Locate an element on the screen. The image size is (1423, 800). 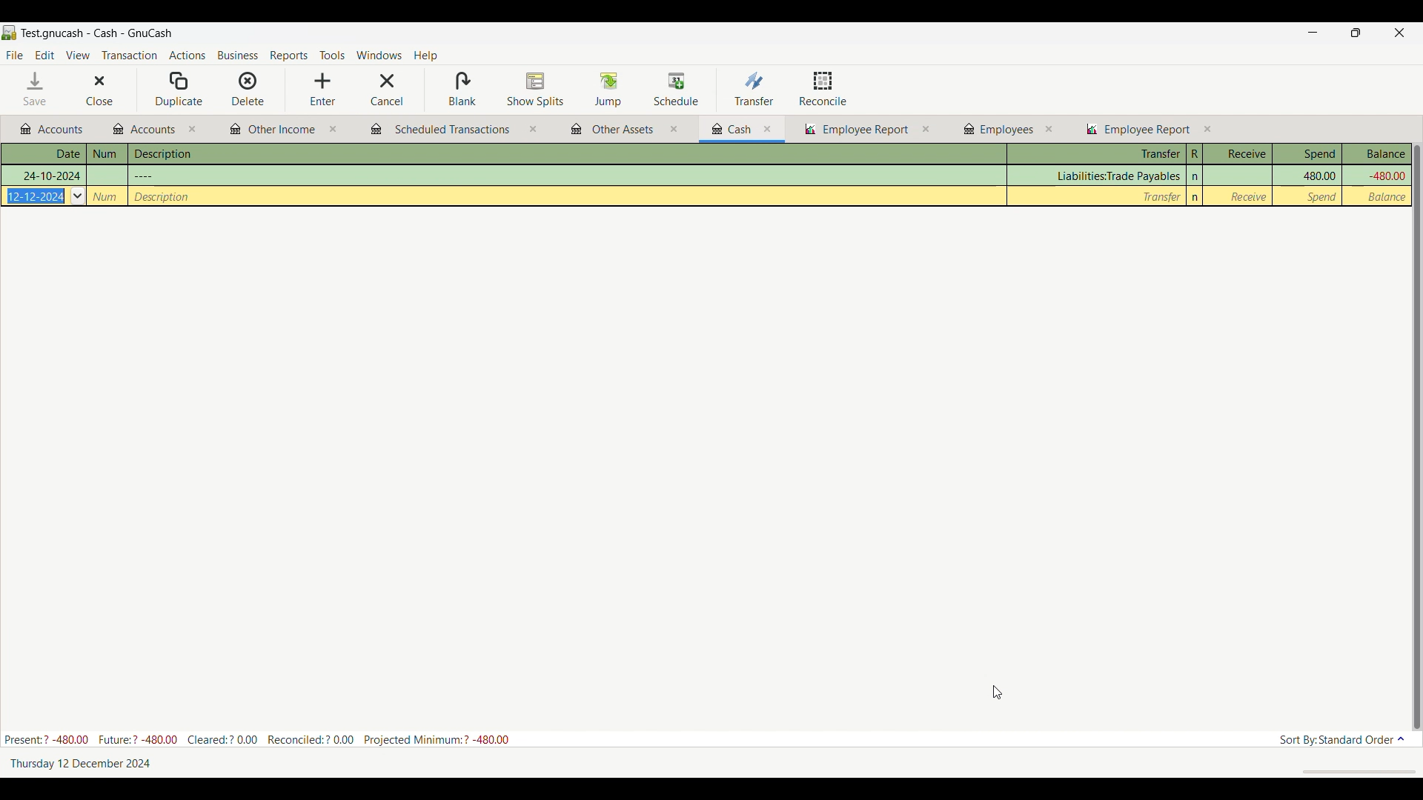
close is located at coordinates (1049, 129).